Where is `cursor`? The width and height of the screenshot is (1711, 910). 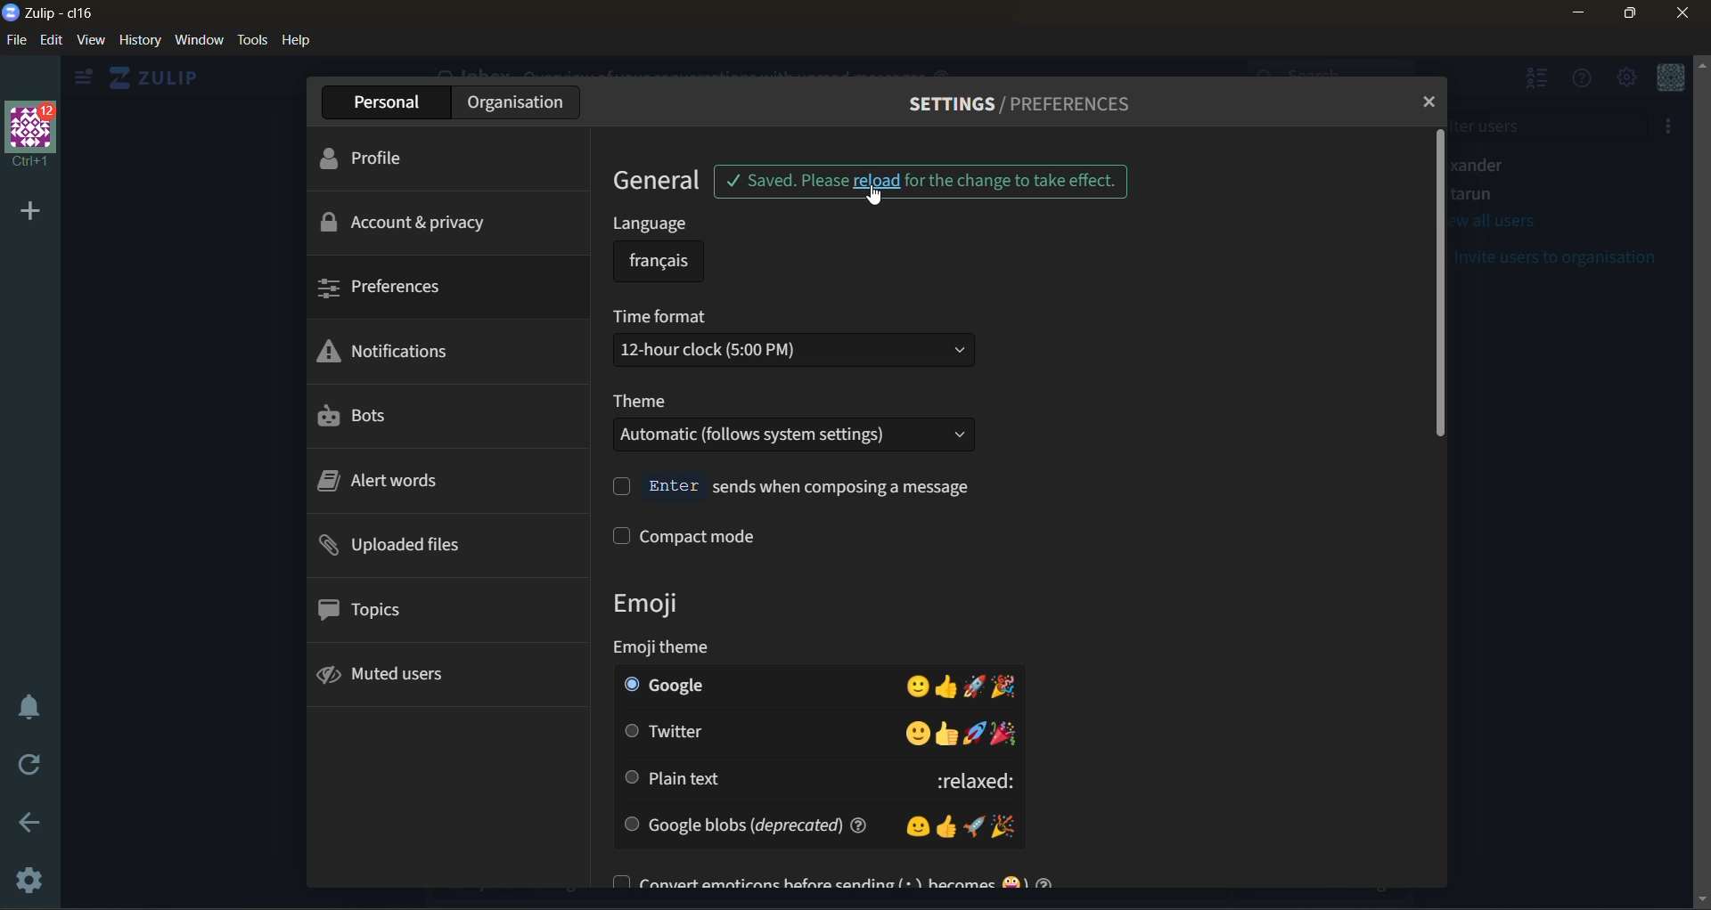
cursor is located at coordinates (881, 199).